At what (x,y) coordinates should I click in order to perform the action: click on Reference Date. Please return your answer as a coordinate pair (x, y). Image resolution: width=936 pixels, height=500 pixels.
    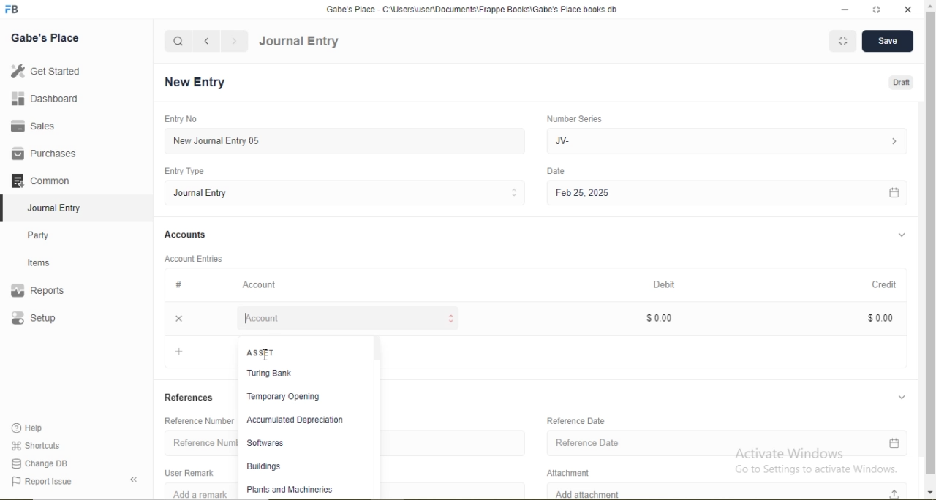
    Looking at the image, I should click on (731, 442).